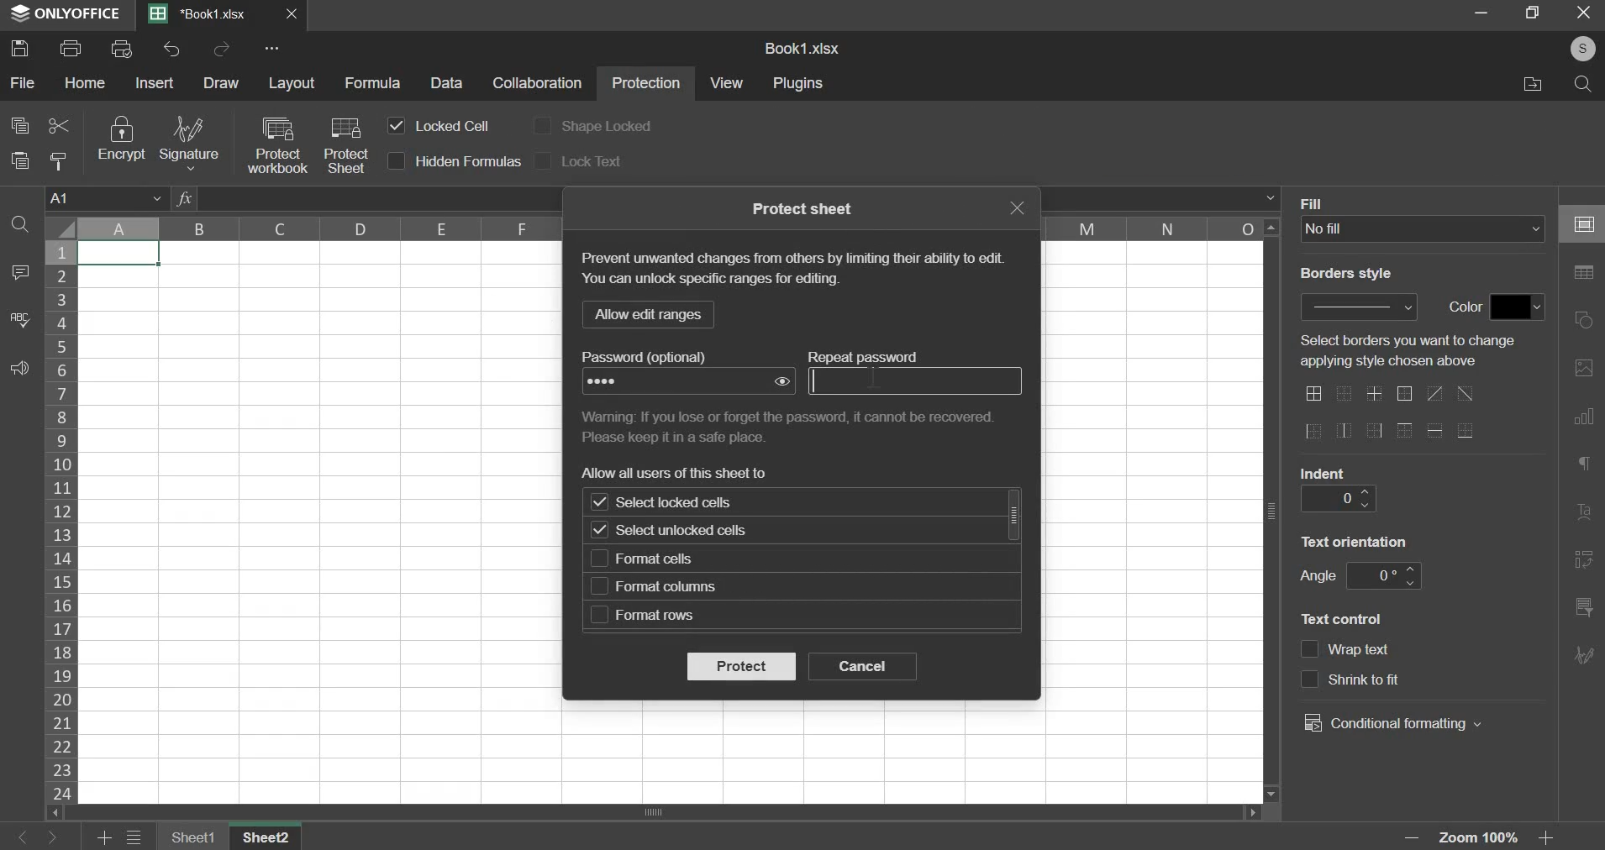 This screenshot has height=850, width=1605. What do you see at coordinates (22, 84) in the screenshot?
I see `file` at bounding box center [22, 84].